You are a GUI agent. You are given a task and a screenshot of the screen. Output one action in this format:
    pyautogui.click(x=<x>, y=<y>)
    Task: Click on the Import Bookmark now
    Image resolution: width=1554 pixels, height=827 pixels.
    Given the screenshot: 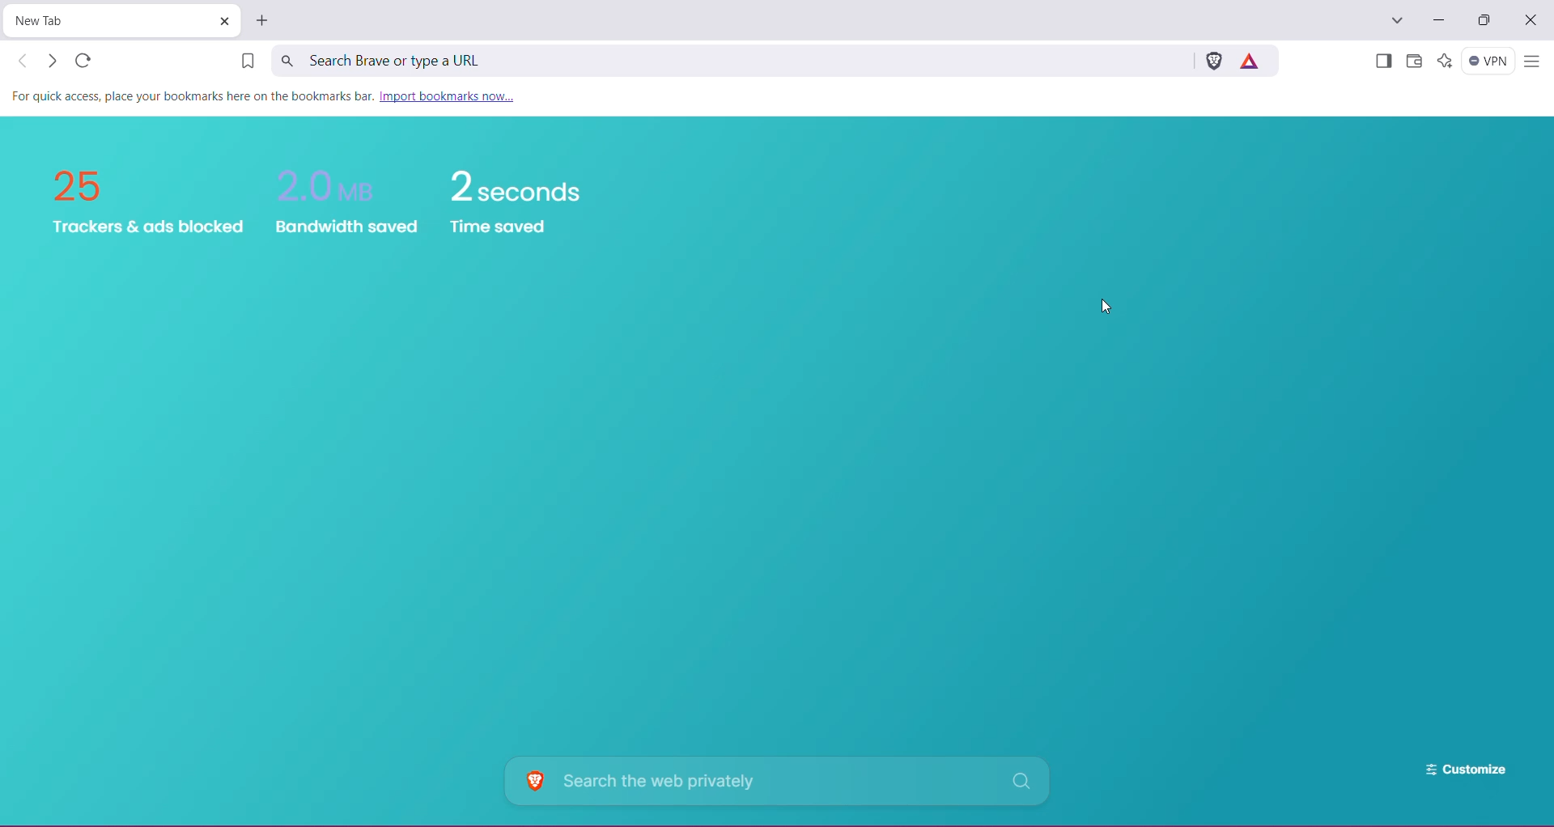 What is the action you would take?
    pyautogui.click(x=453, y=97)
    